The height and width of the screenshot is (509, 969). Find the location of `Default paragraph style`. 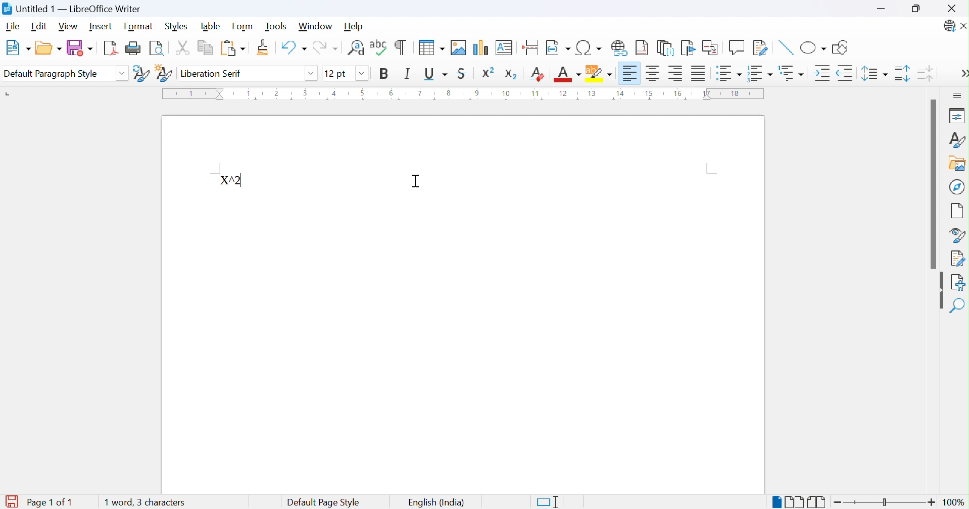

Default paragraph style is located at coordinates (52, 74).